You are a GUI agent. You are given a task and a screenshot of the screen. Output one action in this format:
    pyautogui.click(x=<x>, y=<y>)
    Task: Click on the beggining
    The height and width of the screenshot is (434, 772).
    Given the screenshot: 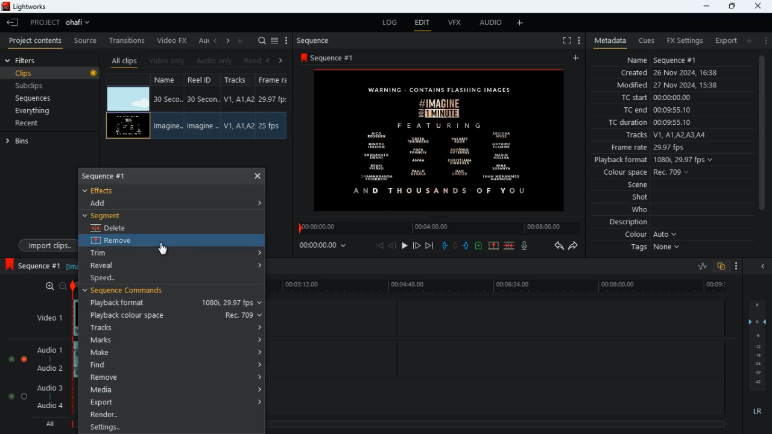 What is the action you would take?
    pyautogui.click(x=379, y=246)
    